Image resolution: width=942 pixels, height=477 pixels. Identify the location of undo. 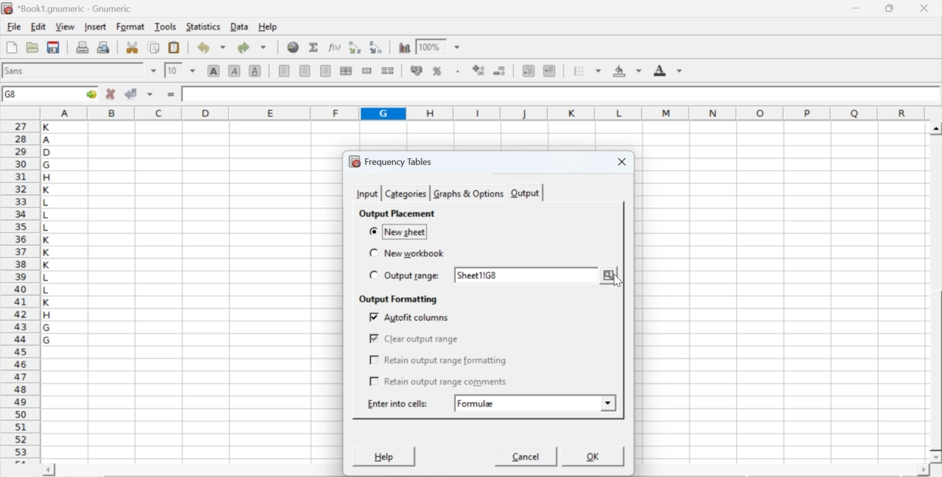
(210, 48).